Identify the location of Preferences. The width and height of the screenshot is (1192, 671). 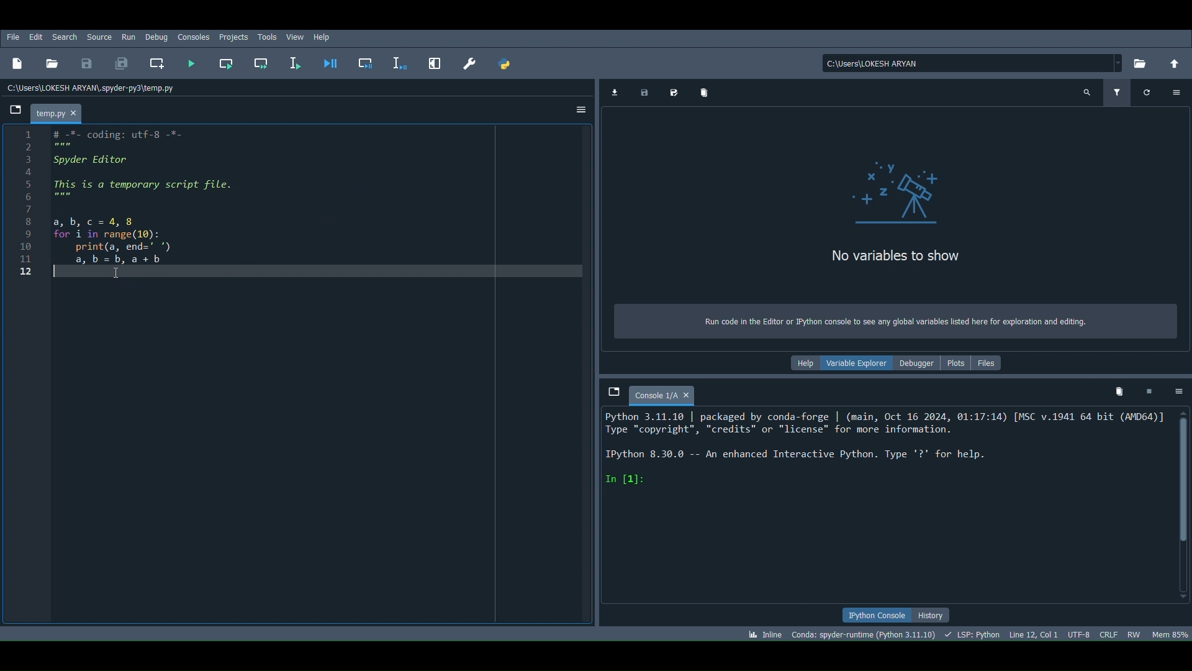
(469, 64).